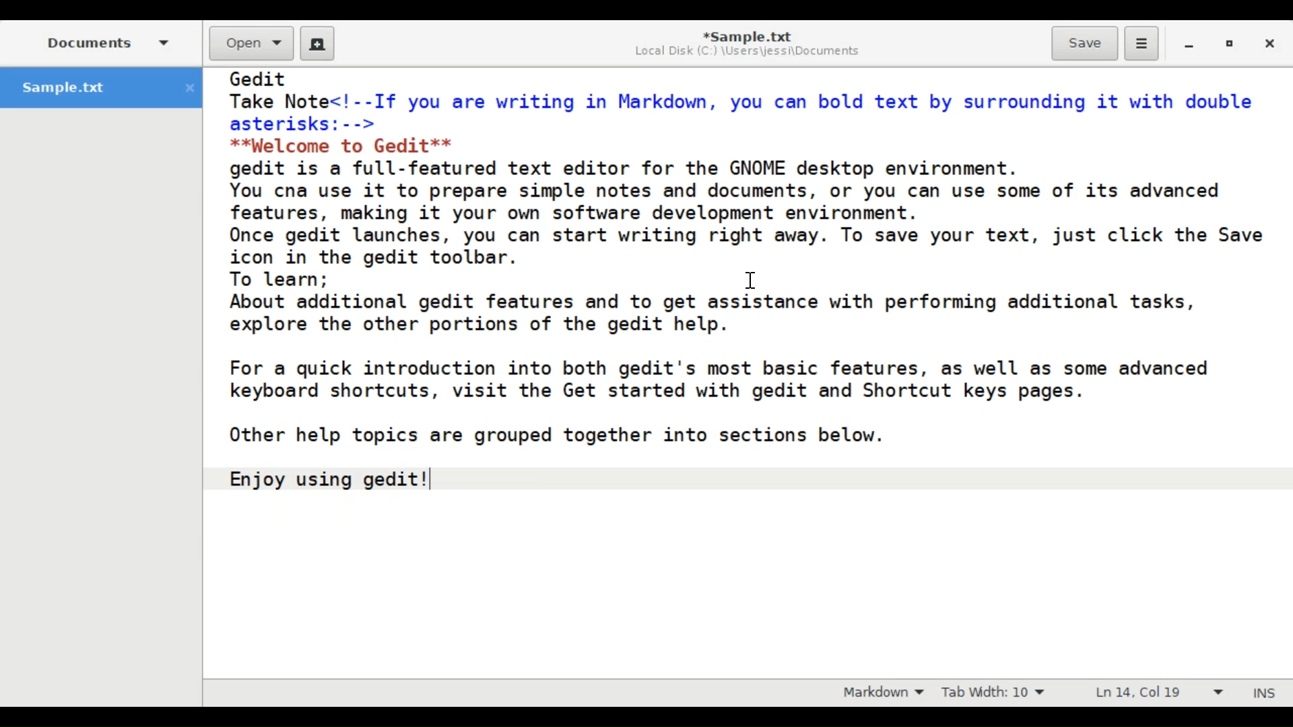 The width and height of the screenshot is (1293, 727). Describe the element at coordinates (1271, 42) in the screenshot. I see `Close` at that location.